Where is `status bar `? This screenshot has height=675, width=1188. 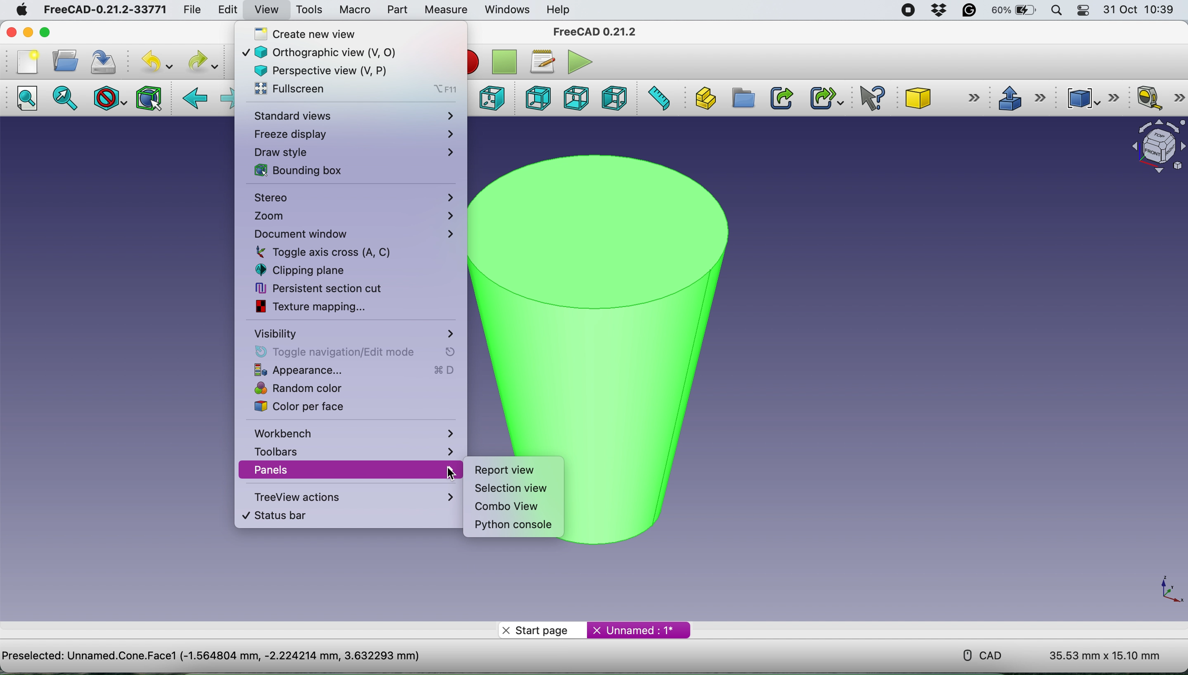 status bar  is located at coordinates (339, 516).